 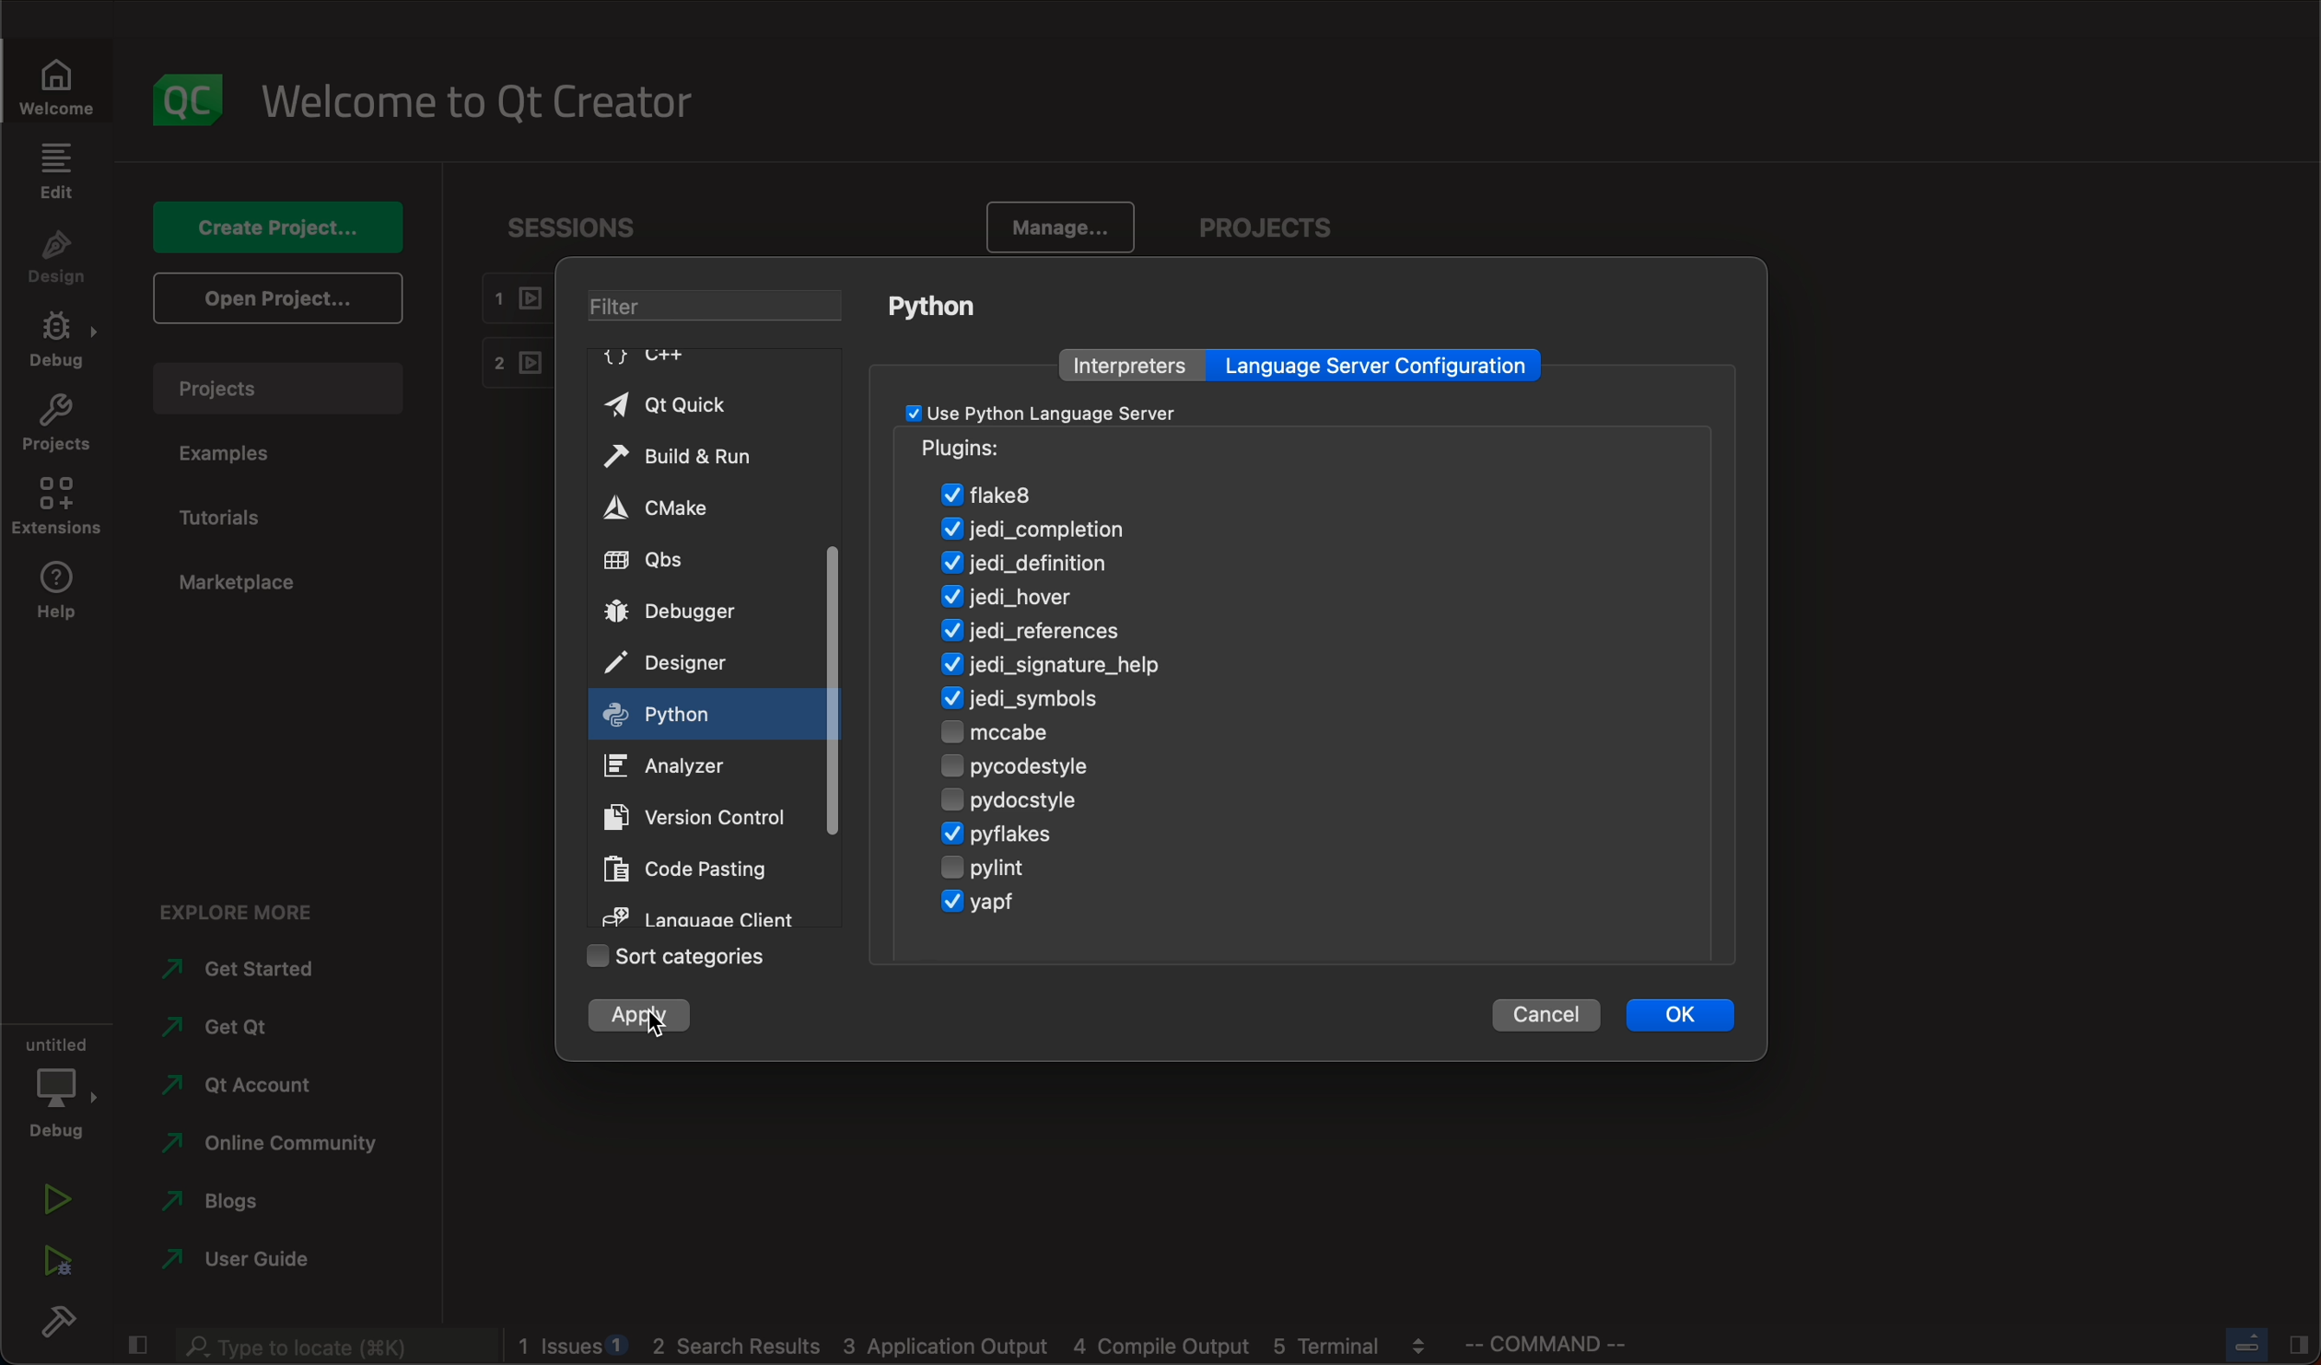 What do you see at coordinates (282, 1145) in the screenshot?
I see `community` at bounding box center [282, 1145].